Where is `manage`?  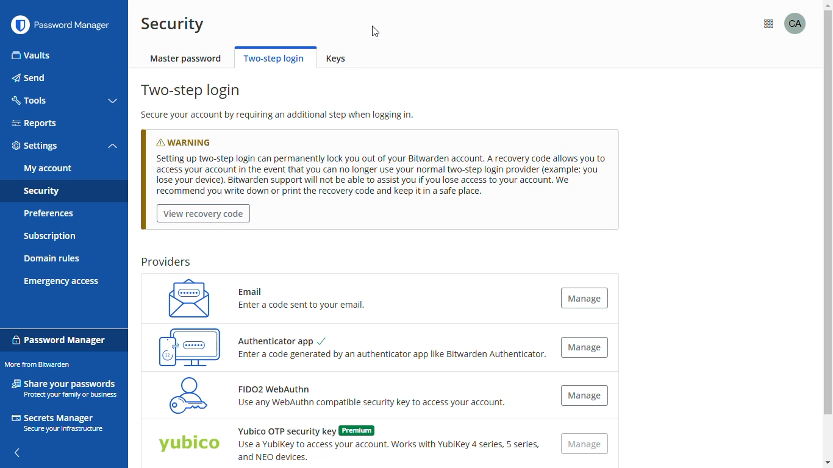 manage is located at coordinates (584, 297).